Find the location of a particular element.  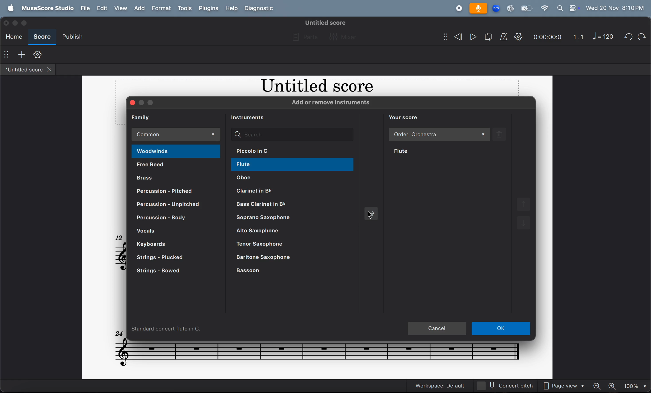

search is located at coordinates (560, 8).